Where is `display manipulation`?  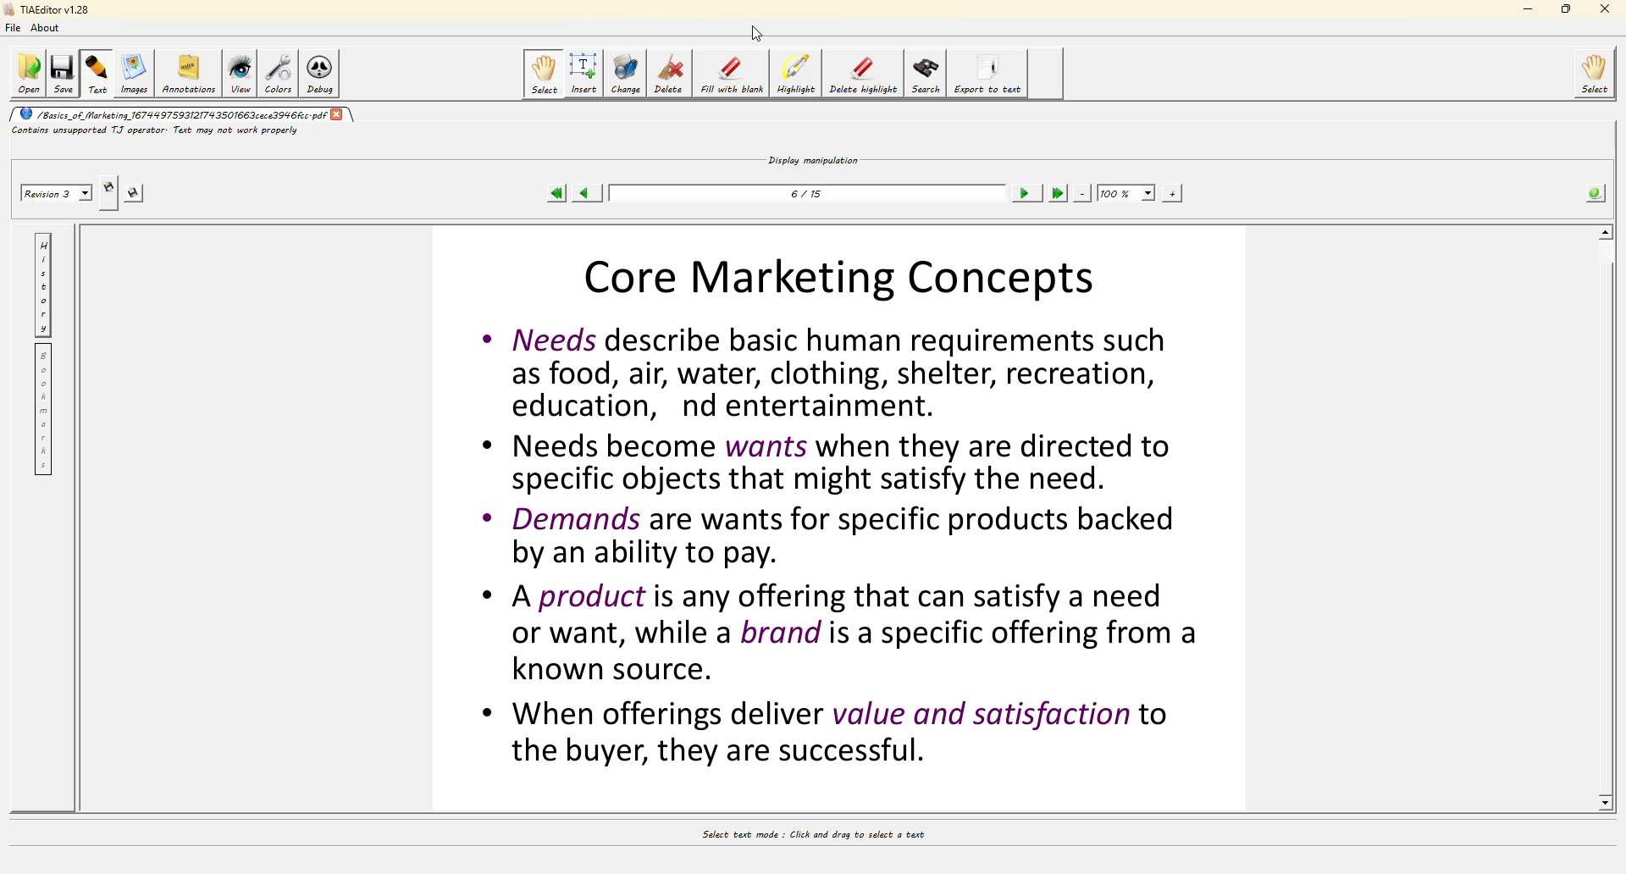
display manipulation is located at coordinates (815, 158).